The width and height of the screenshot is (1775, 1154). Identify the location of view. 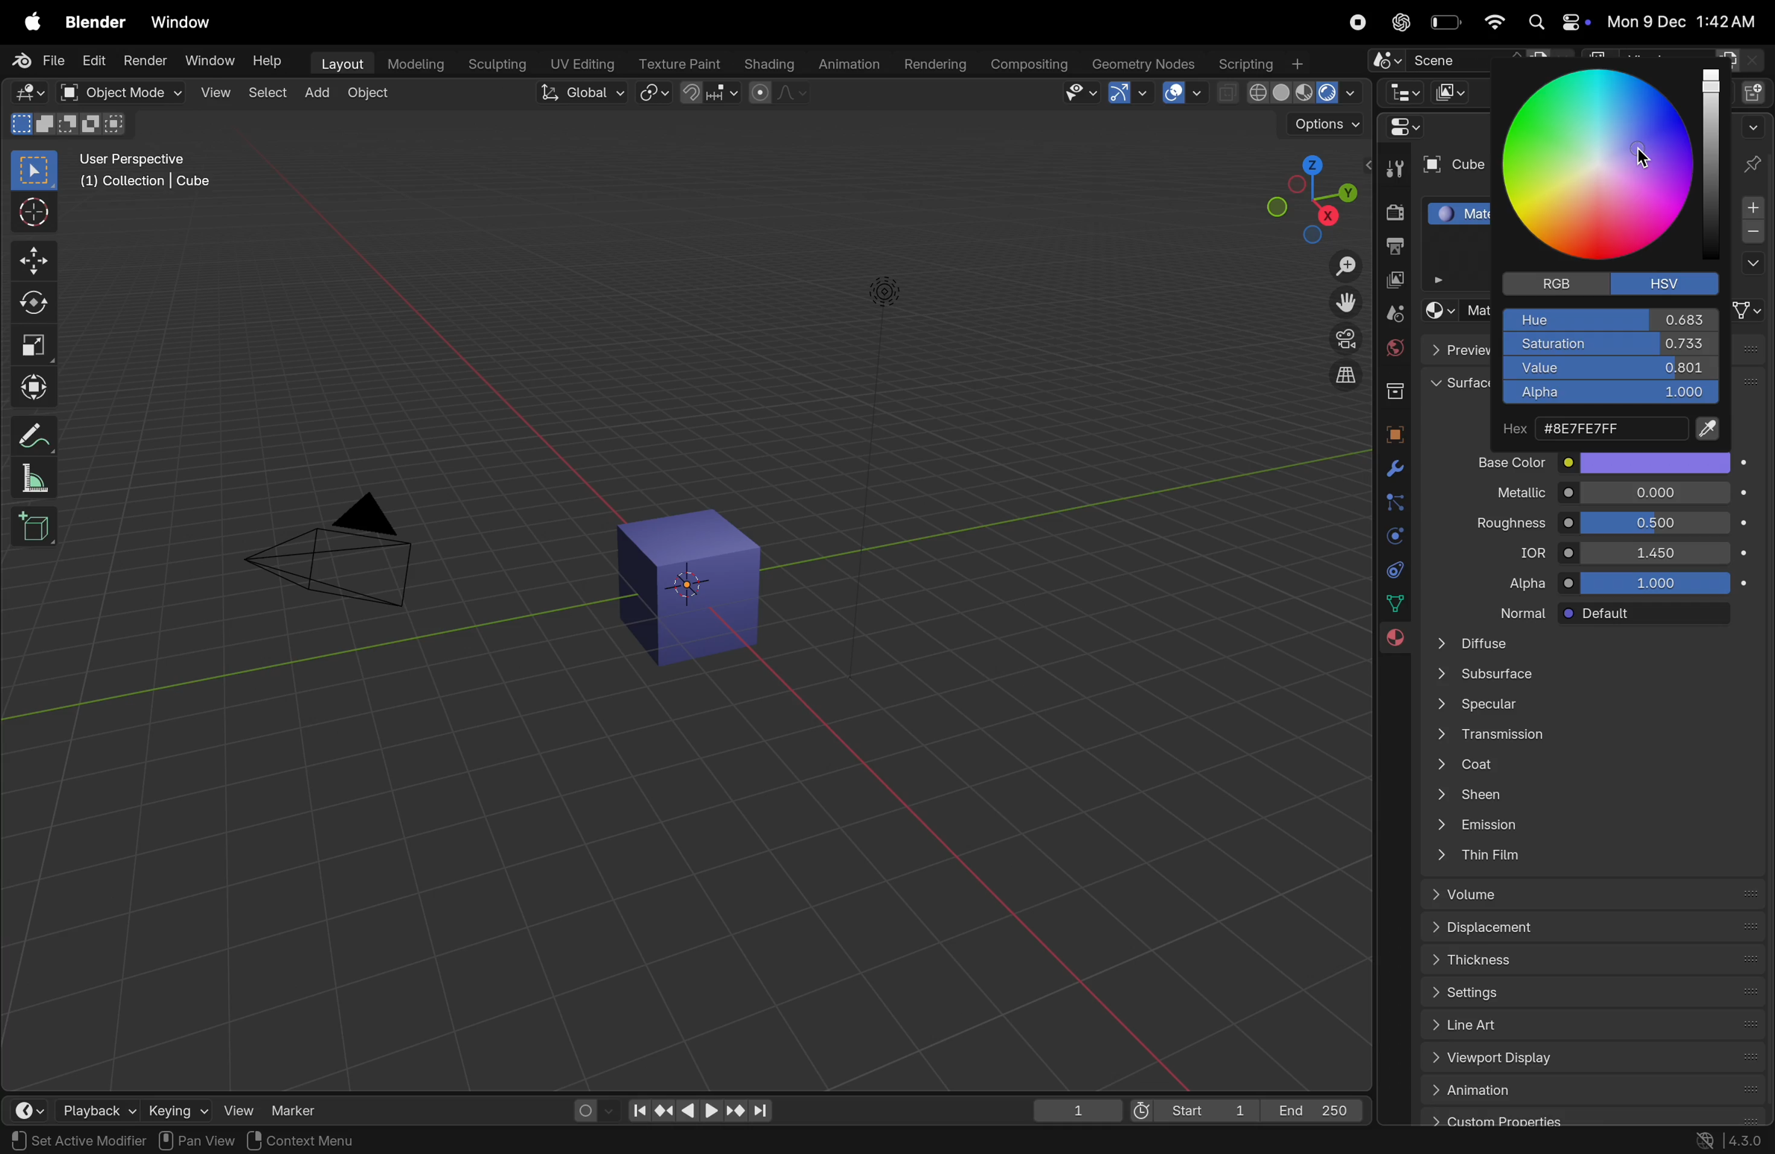
(230, 1109).